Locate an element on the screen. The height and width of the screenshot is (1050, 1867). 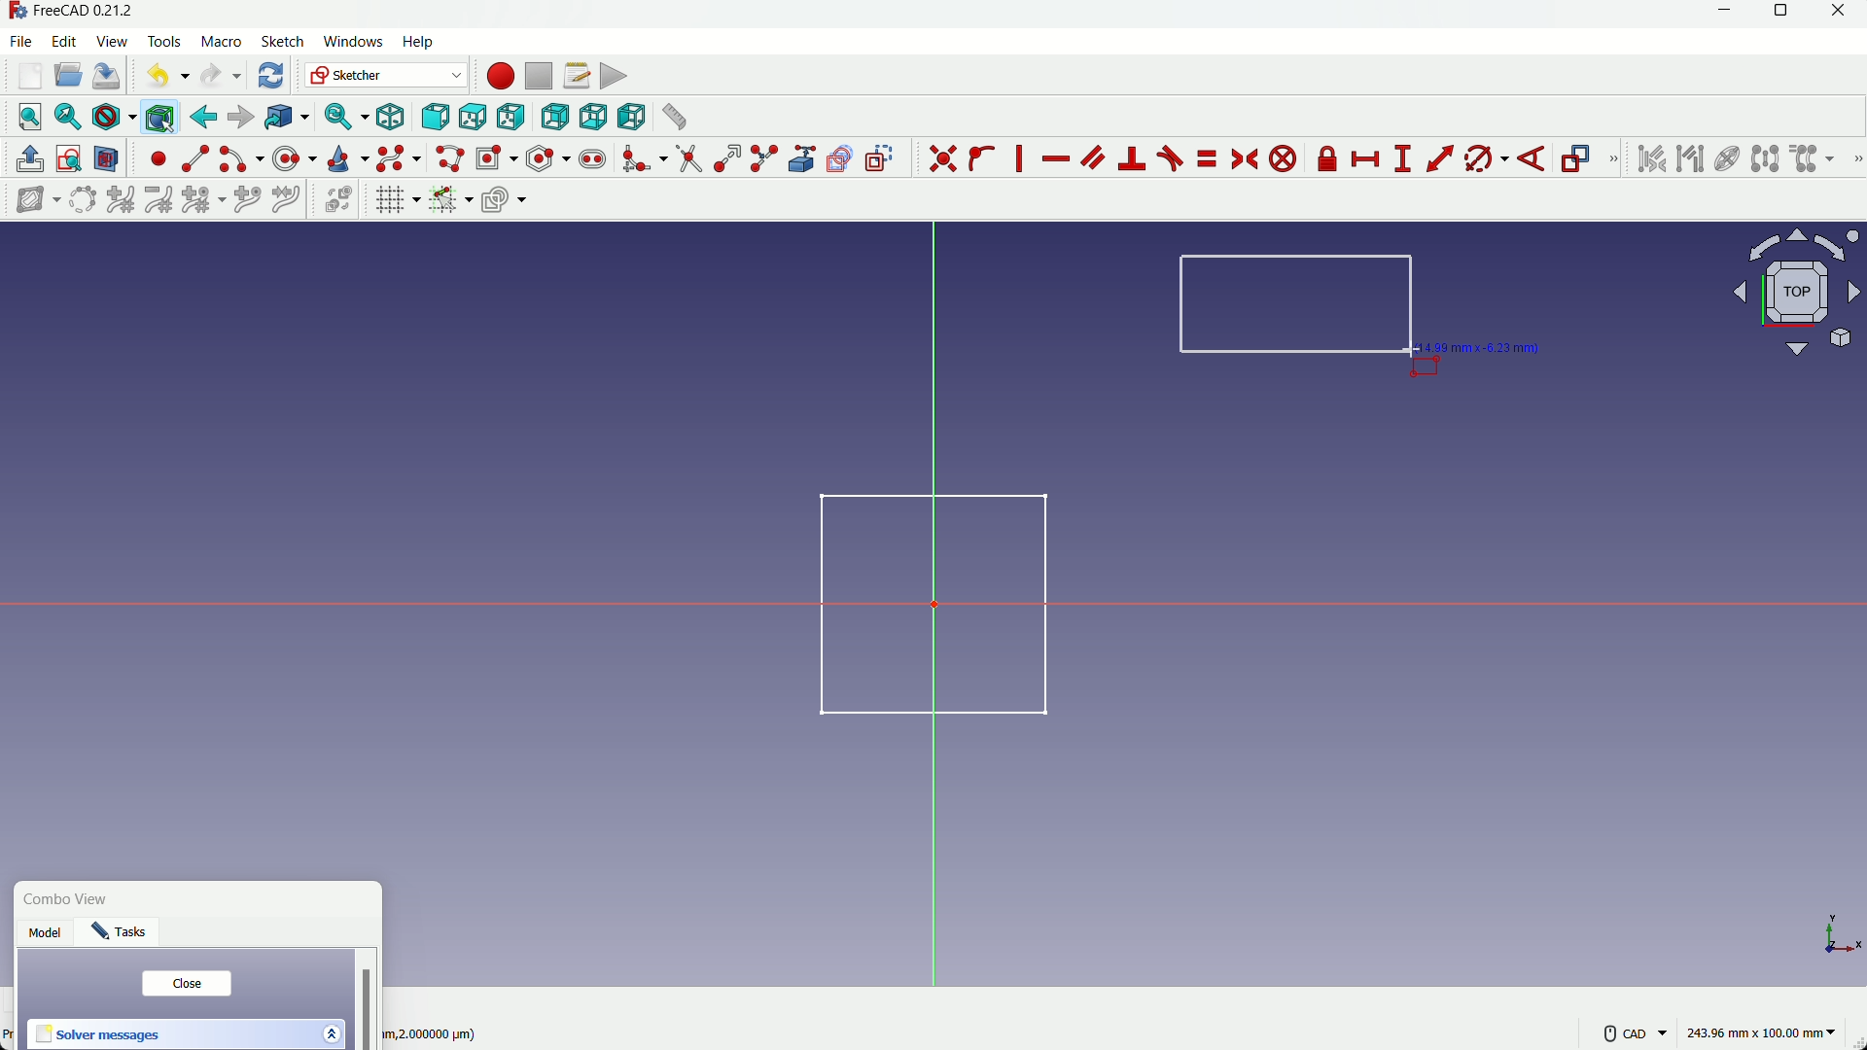
refresh is located at coordinates (273, 75).